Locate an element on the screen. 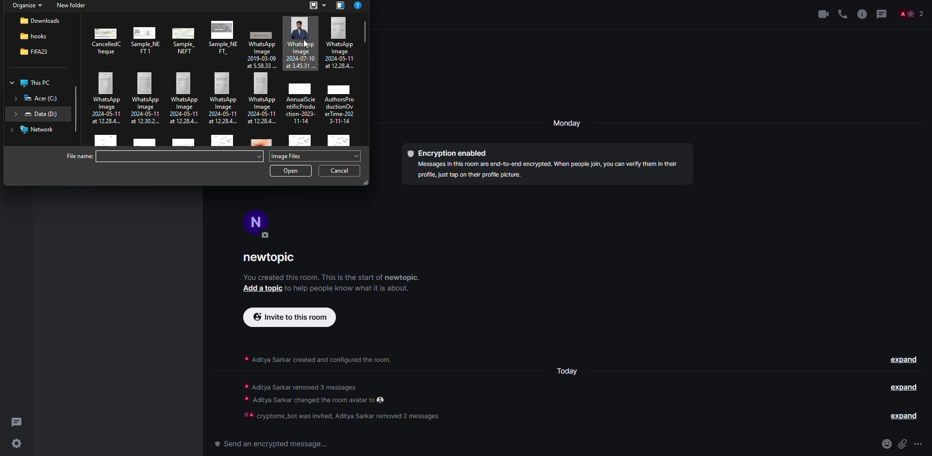 This screenshot has height=456, width=932. click to select is located at coordinates (187, 98).